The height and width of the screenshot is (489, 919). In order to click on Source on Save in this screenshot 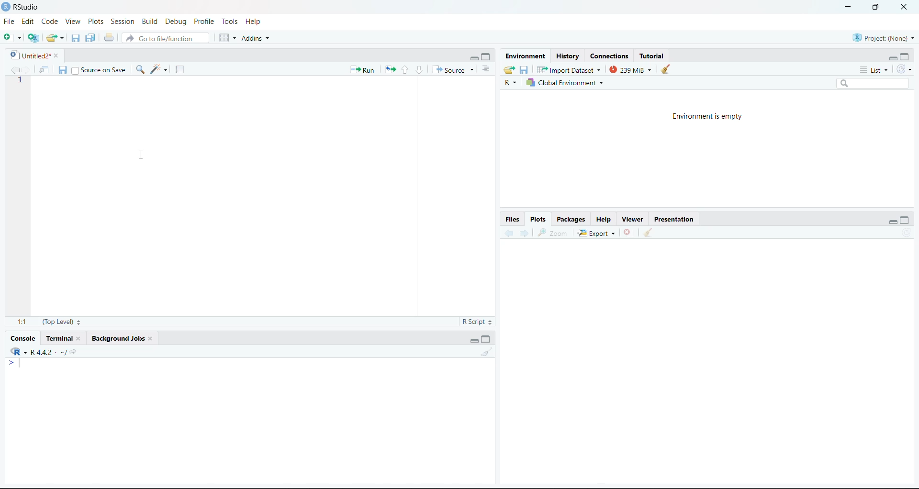, I will do `click(100, 69)`.